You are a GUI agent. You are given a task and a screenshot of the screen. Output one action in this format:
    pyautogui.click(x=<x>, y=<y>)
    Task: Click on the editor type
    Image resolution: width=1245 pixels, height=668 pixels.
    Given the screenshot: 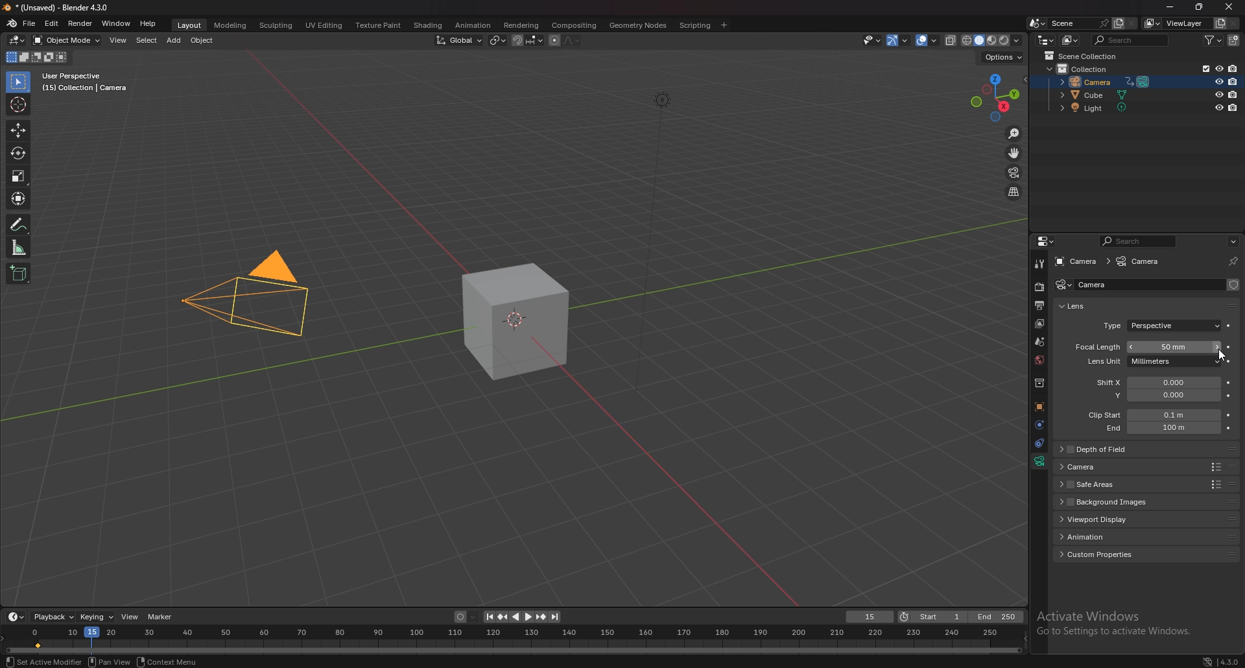 What is the action you would take?
    pyautogui.click(x=17, y=616)
    